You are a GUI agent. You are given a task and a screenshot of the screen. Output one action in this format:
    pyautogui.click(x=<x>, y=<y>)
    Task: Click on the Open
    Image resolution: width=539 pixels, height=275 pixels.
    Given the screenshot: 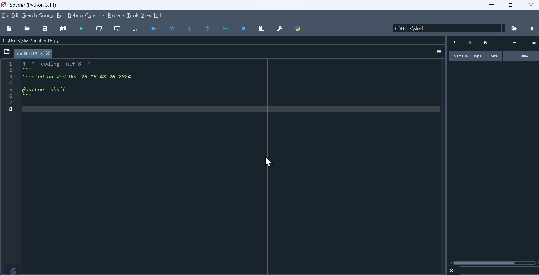 What is the action you would take?
    pyautogui.click(x=28, y=29)
    